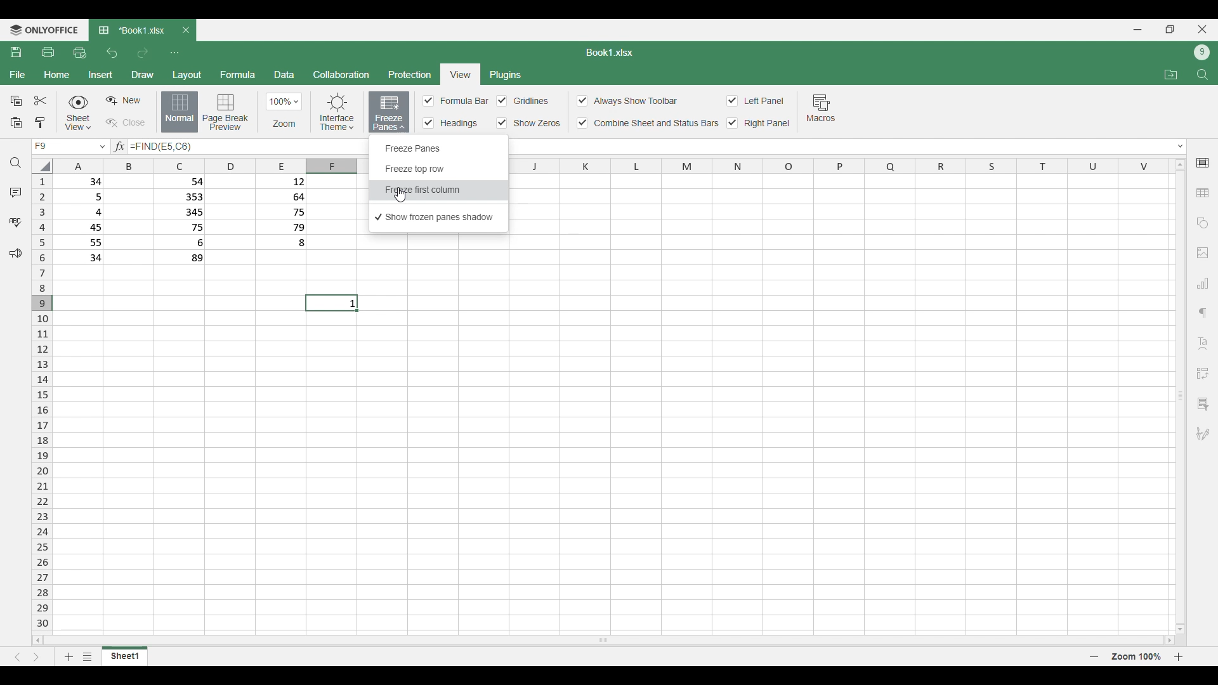 The image size is (1218, 685). Describe the element at coordinates (438, 218) in the screenshot. I see `Show frozen panes, current selection` at that location.